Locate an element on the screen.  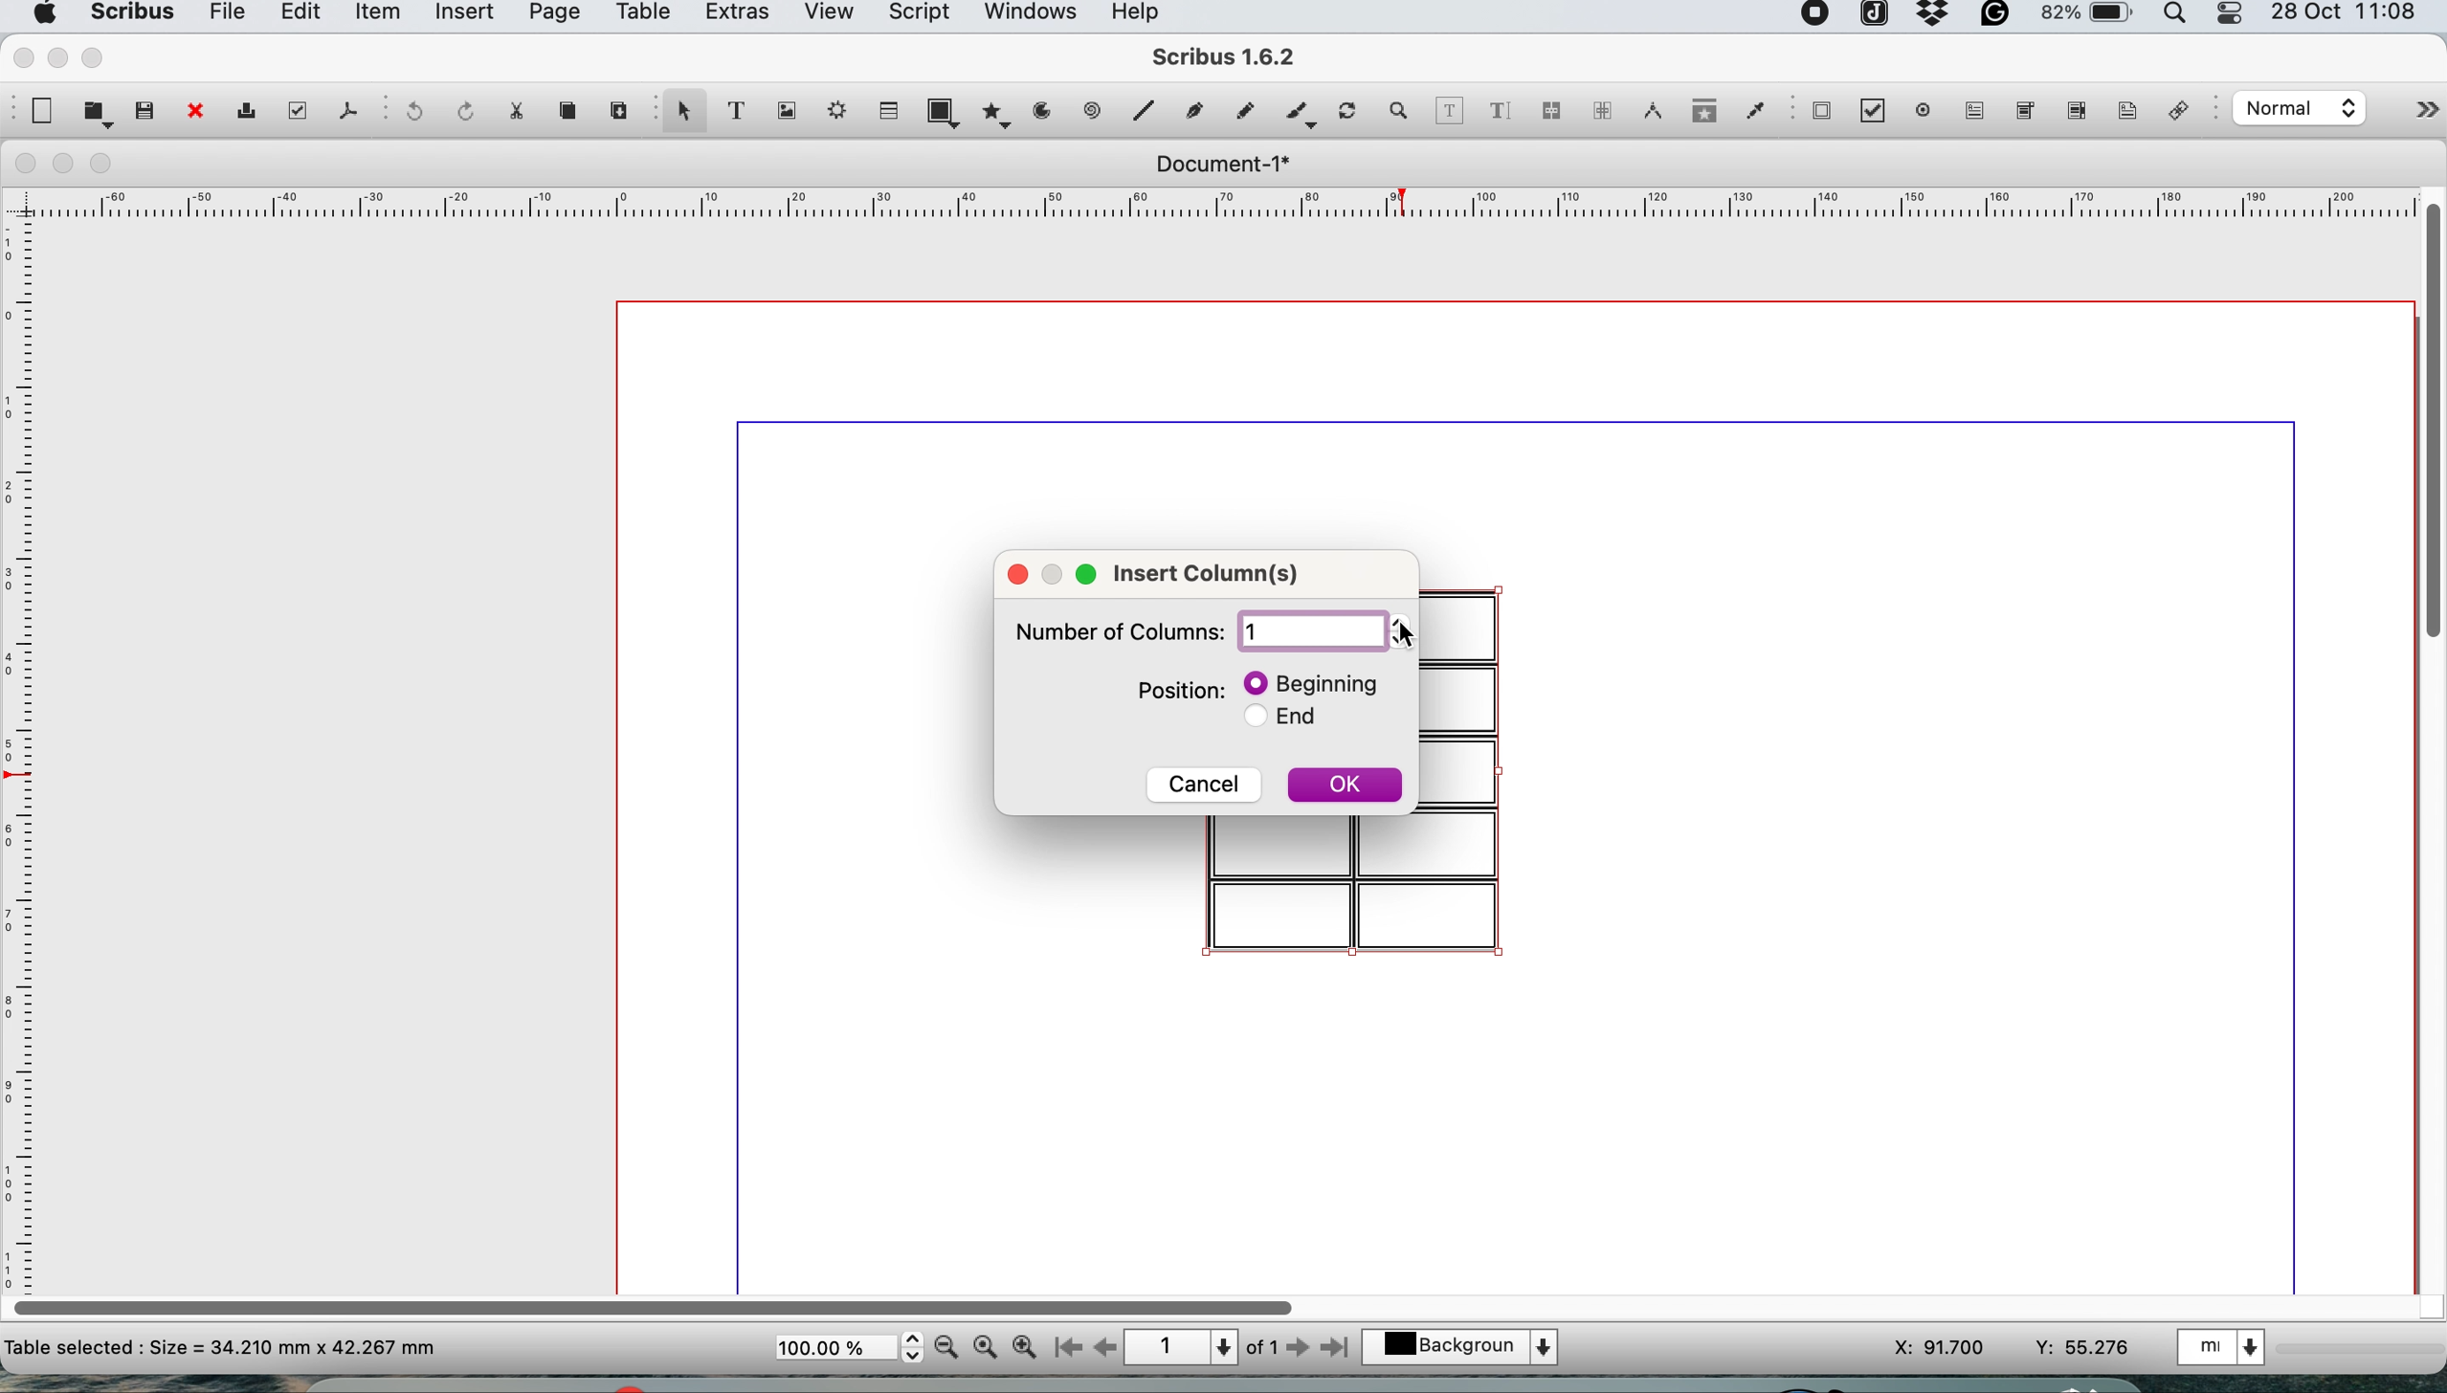
copy item properties is located at coordinates (1699, 116).